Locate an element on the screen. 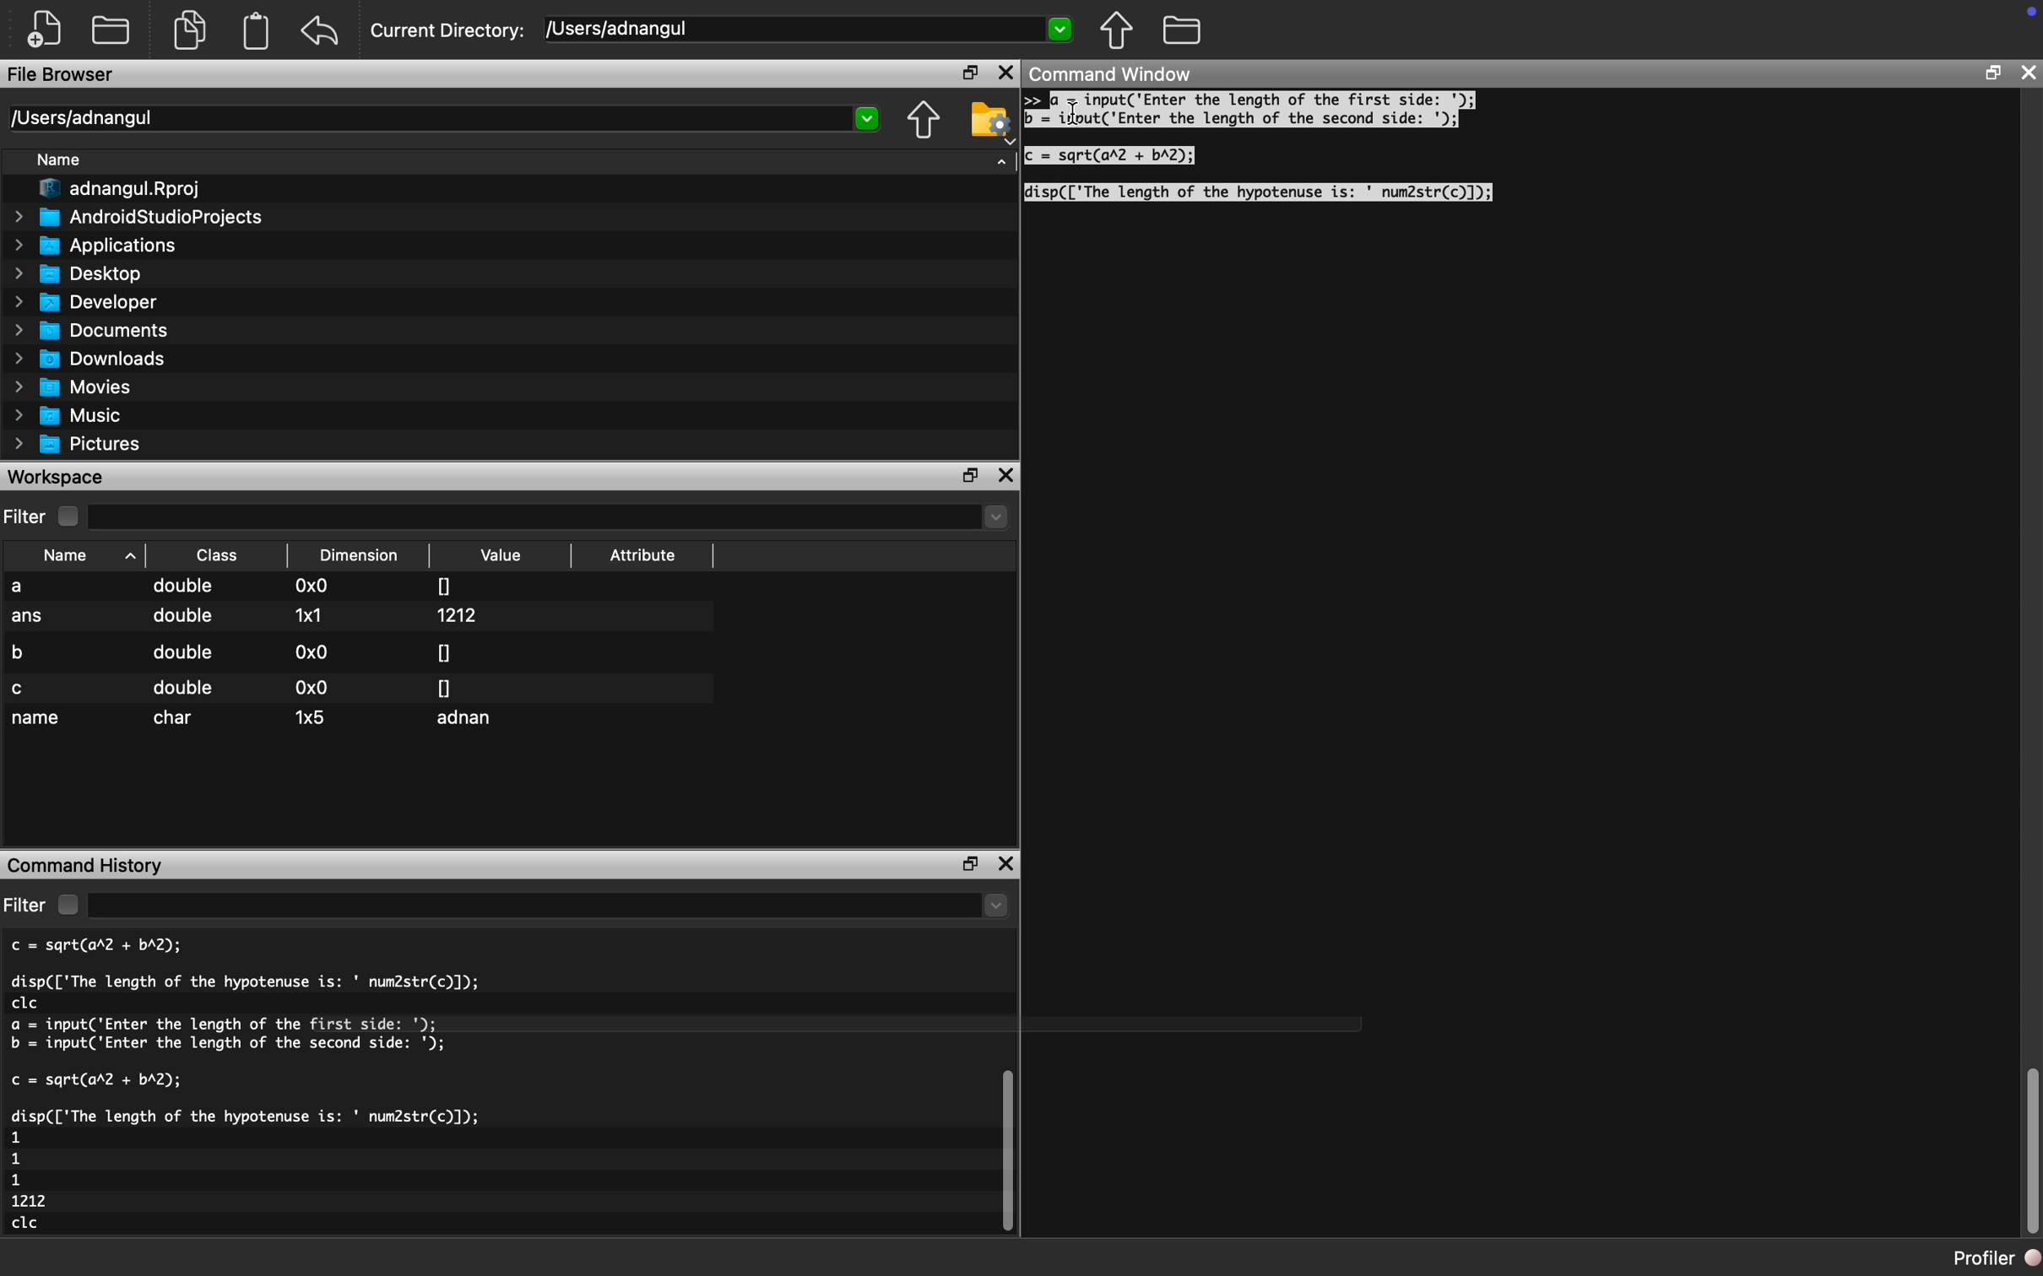 The height and width of the screenshot is (1276, 2043). 0x0 is located at coordinates (314, 587).